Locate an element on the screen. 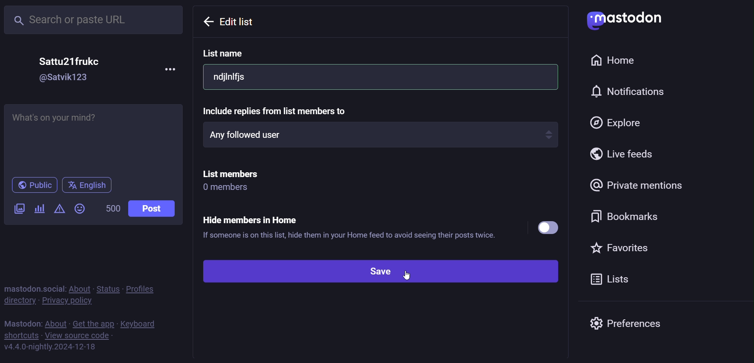 This screenshot has height=363, width=754. private mention is located at coordinates (639, 186).